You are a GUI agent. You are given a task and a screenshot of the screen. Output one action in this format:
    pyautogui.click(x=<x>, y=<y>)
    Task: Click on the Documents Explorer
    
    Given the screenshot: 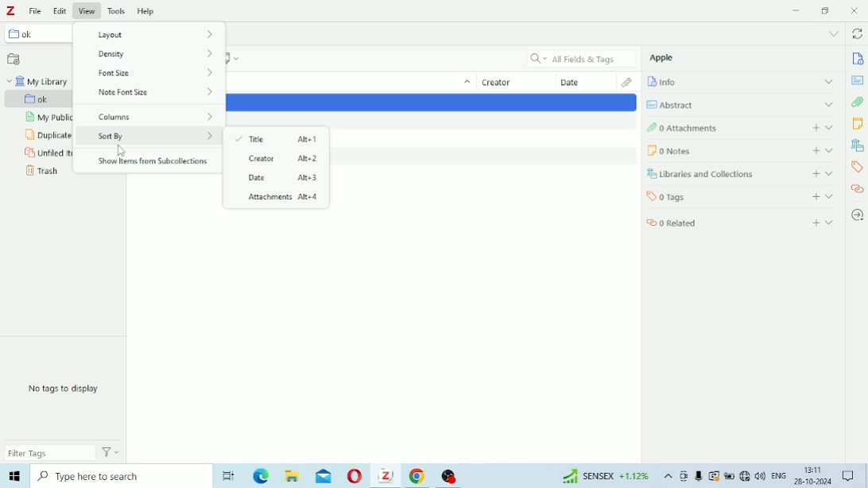 What is the action you would take?
    pyautogui.click(x=292, y=478)
    